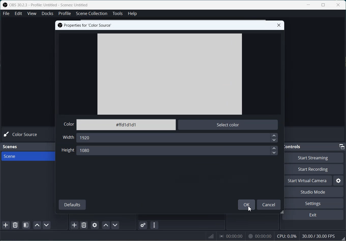 This screenshot has width=346, height=241. Describe the element at coordinates (279, 25) in the screenshot. I see `Close` at that location.